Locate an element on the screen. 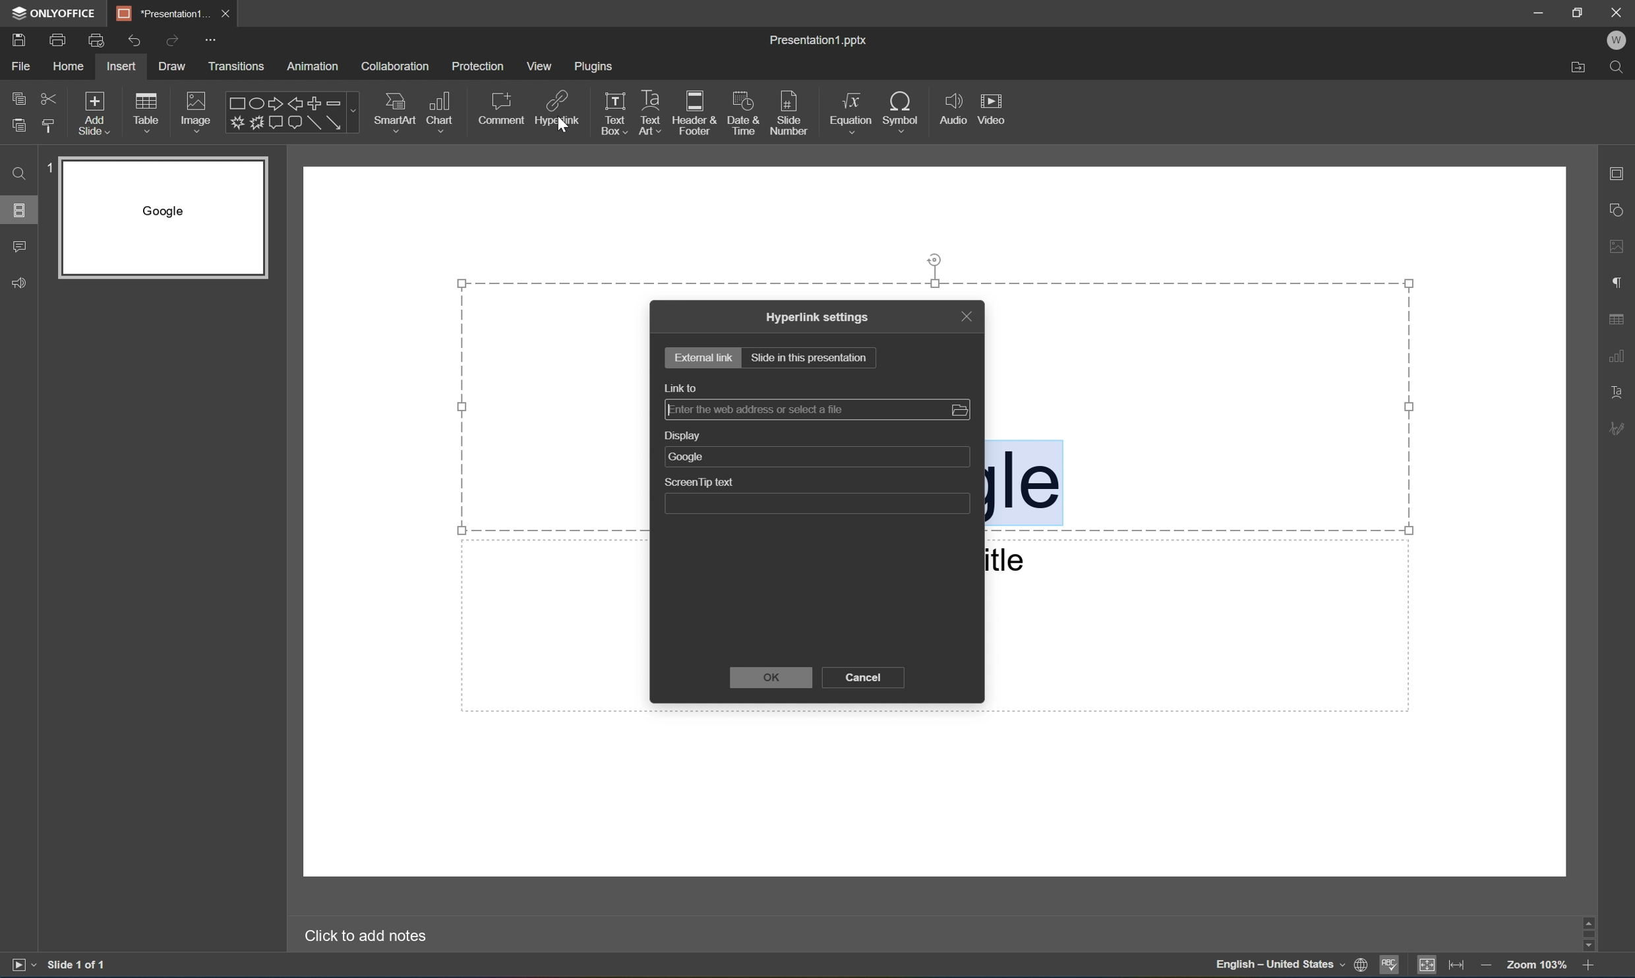 Image resolution: width=1635 pixels, height=978 pixels. Click to add notes is located at coordinates (361, 937).